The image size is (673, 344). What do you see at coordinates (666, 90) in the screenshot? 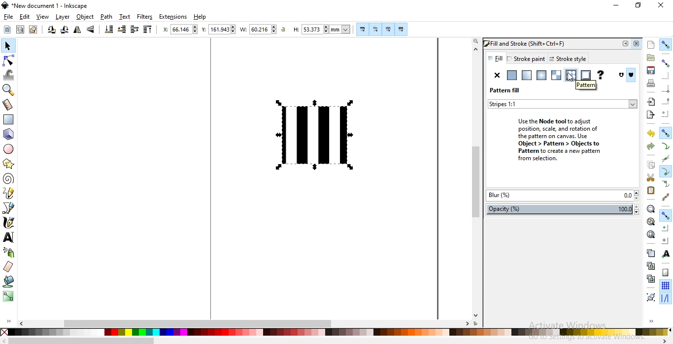
I see `snap bounding box corners` at bounding box center [666, 90].